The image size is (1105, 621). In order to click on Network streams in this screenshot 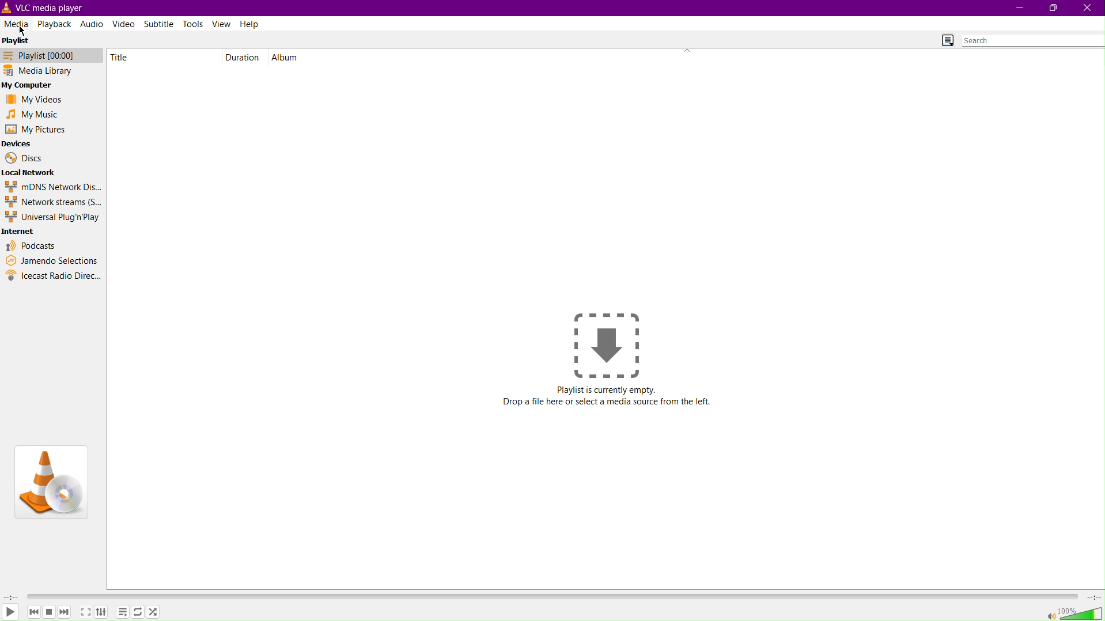, I will do `click(54, 203)`.